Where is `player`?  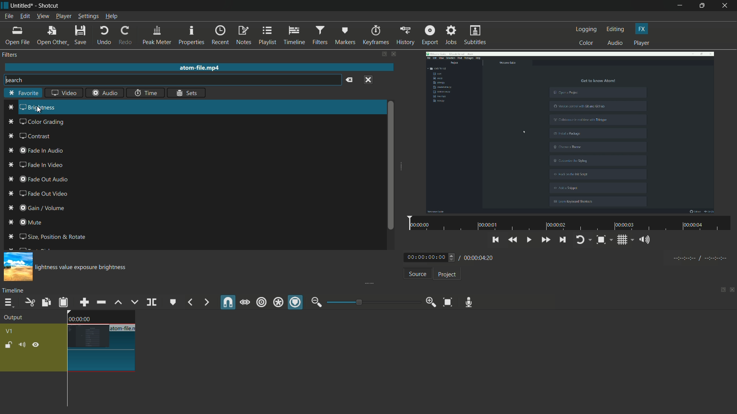
player is located at coordinates (641, 43).